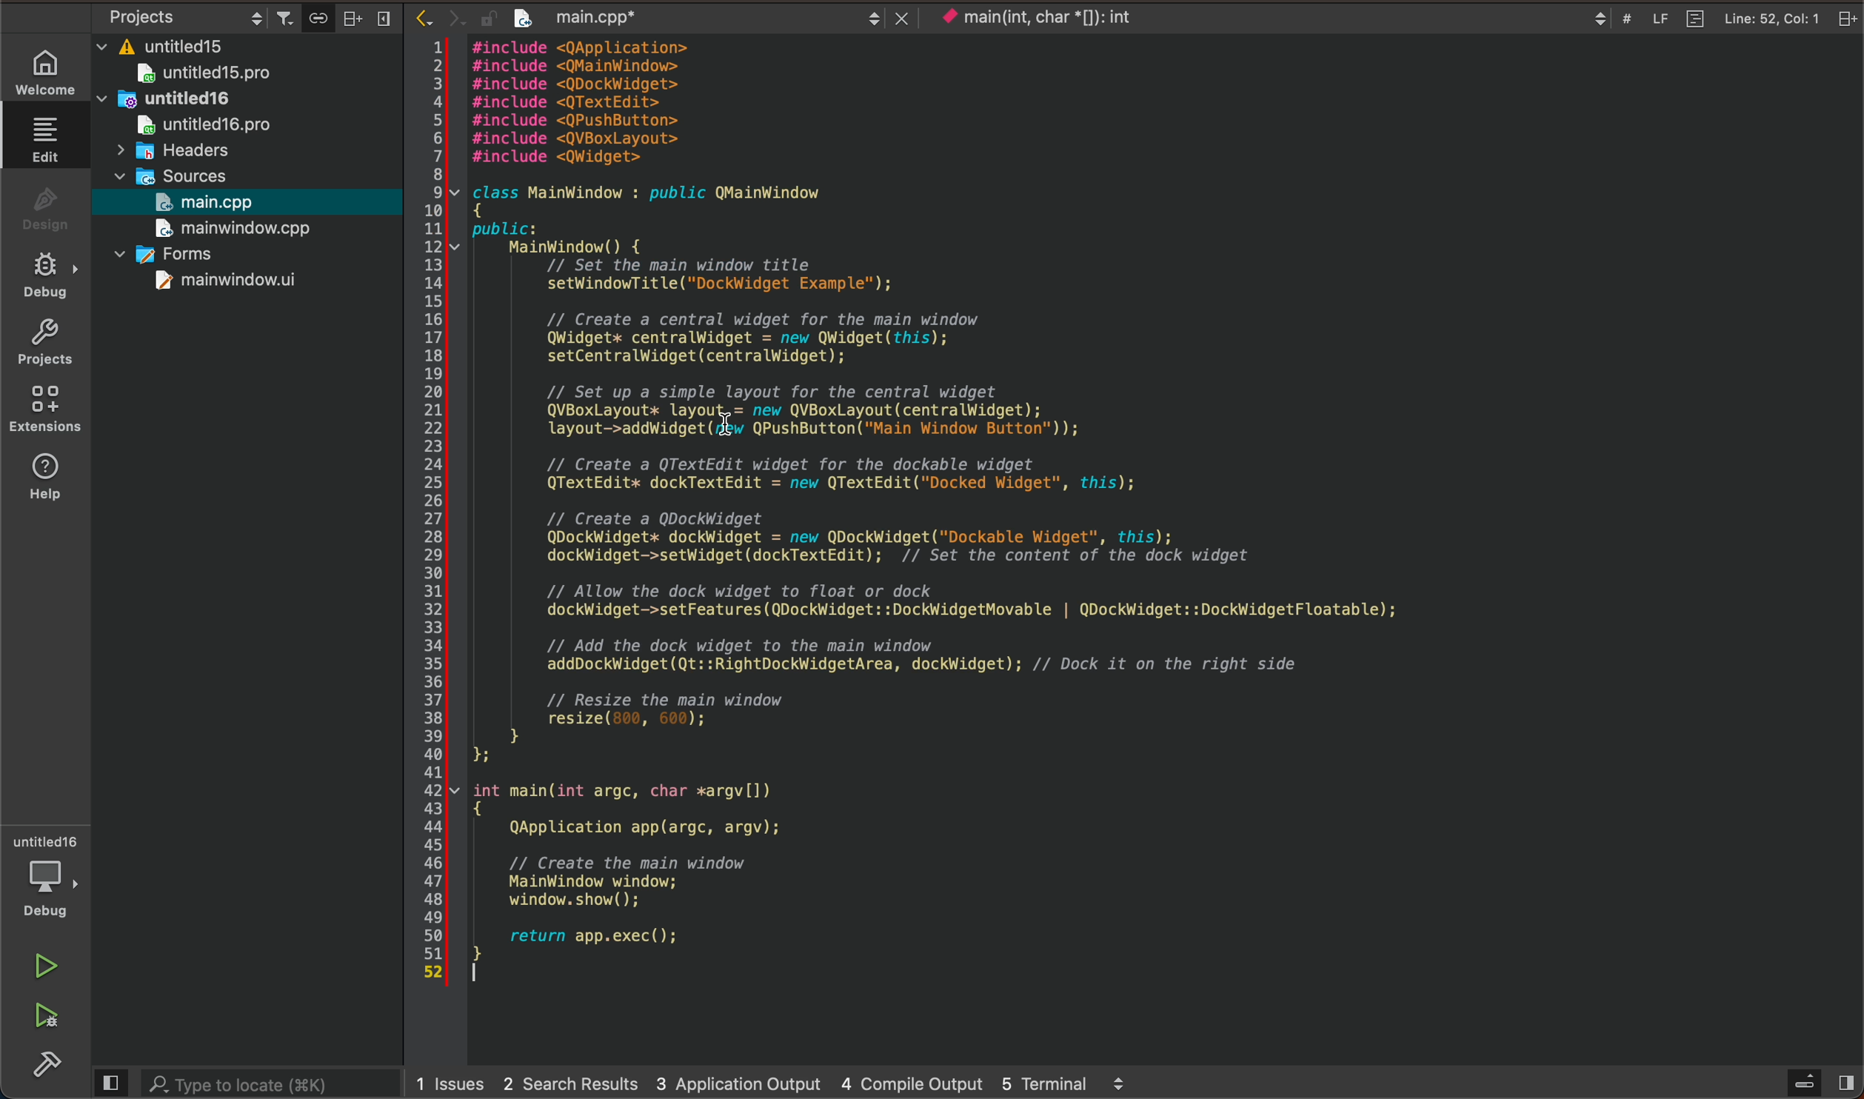 This screenshot has width=1864, height=1099. I want to click on cursor, so click(724, 408).